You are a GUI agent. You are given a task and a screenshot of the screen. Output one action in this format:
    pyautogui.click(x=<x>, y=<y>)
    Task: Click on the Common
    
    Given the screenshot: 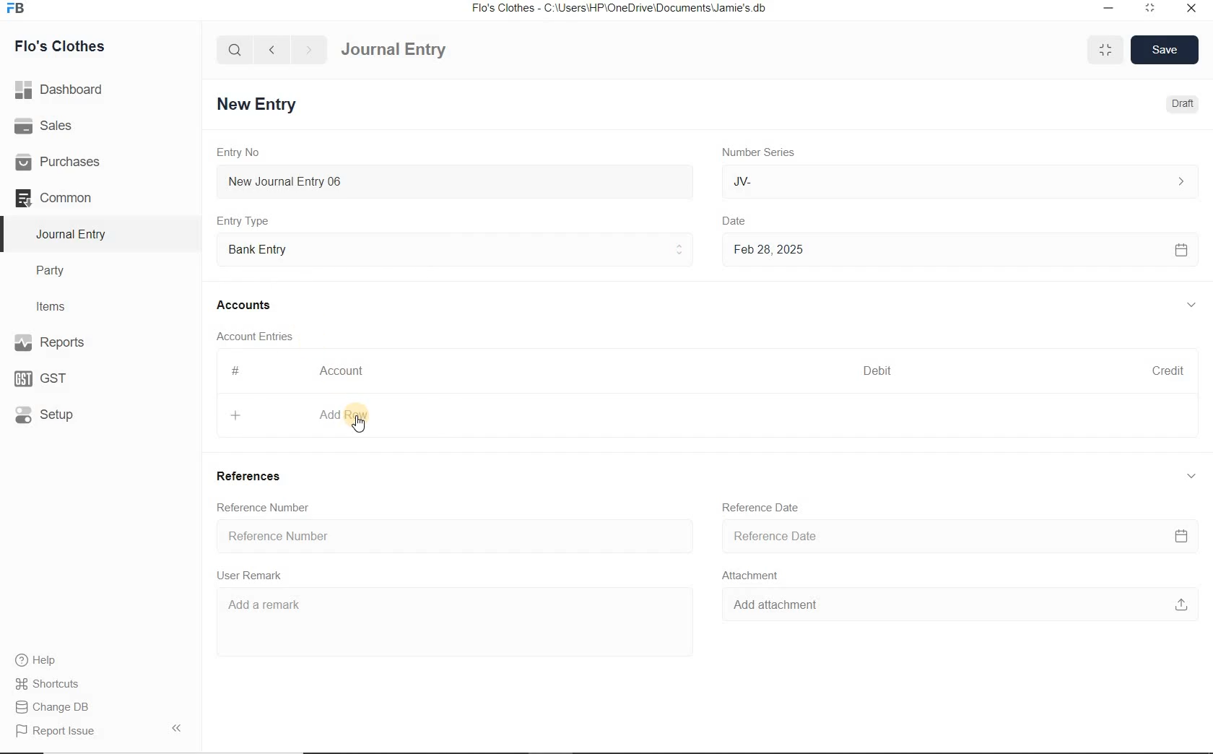 What is the action you would take?
    pyautogui.click(x=71, y=197)
    